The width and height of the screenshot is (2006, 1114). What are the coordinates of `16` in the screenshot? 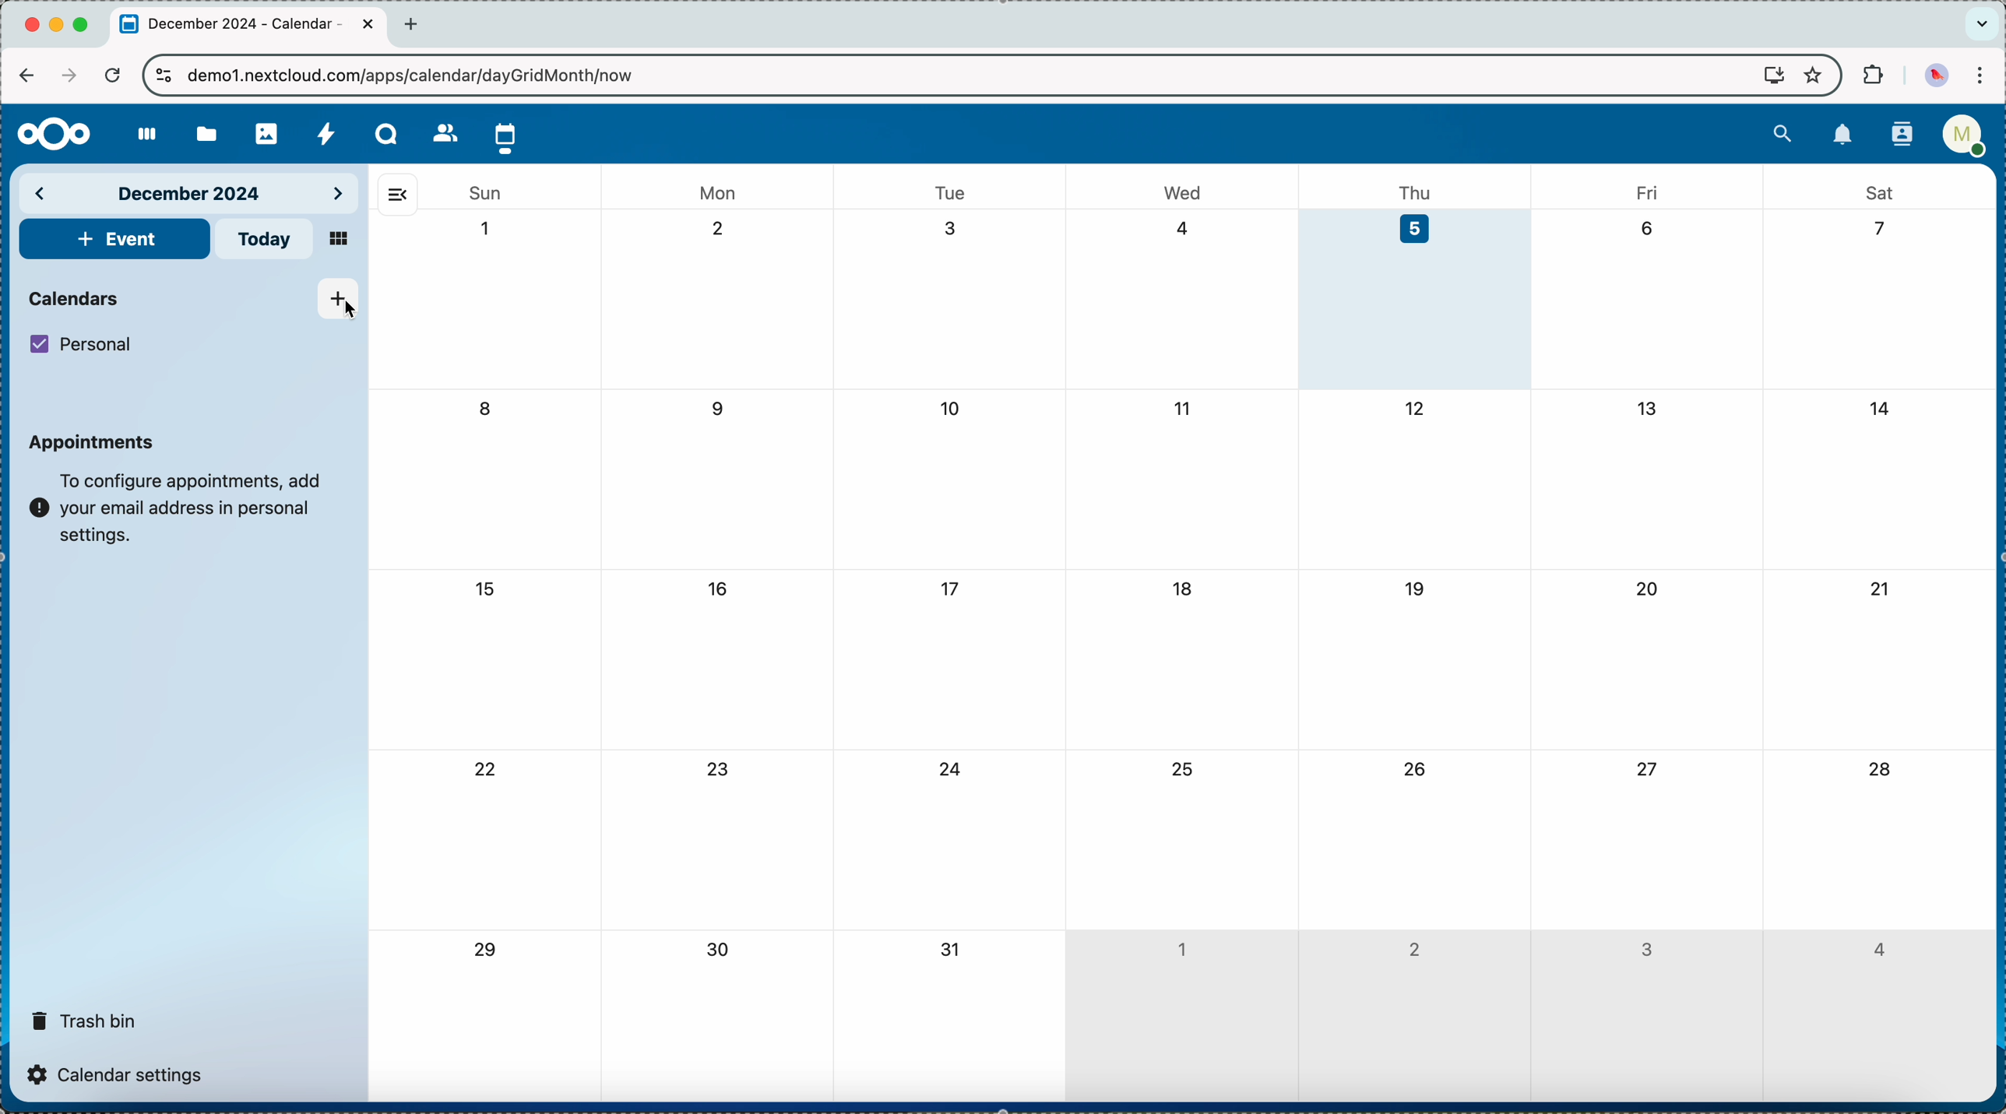 It's located at (718, 587).